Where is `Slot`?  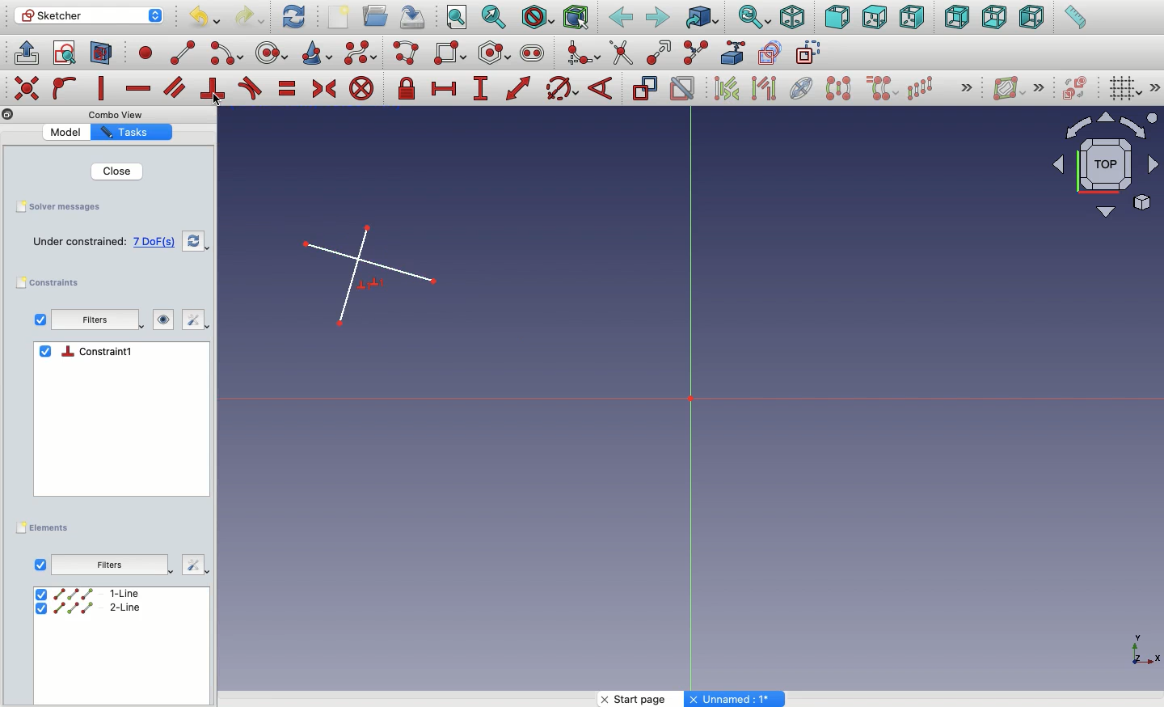
Slot is located at coordinates (533, 53).